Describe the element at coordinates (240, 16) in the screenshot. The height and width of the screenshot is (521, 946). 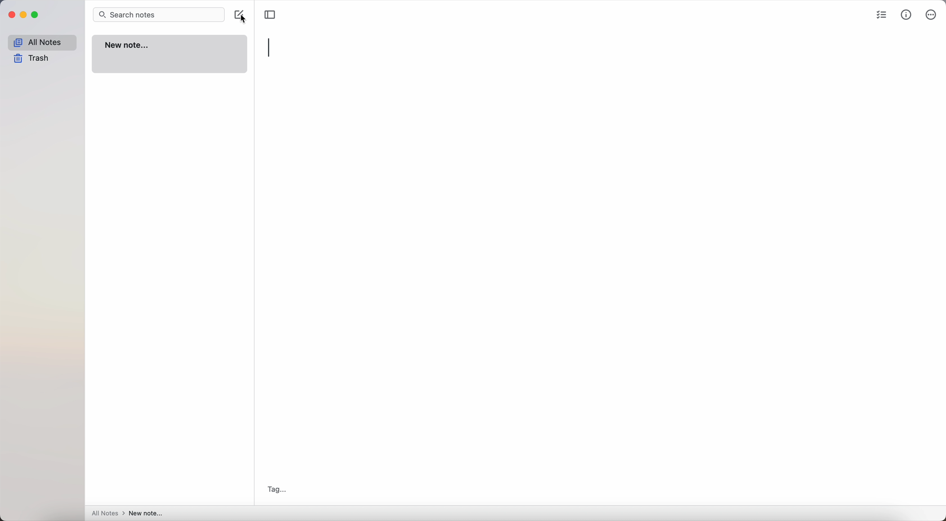
I see `create note` at that location.